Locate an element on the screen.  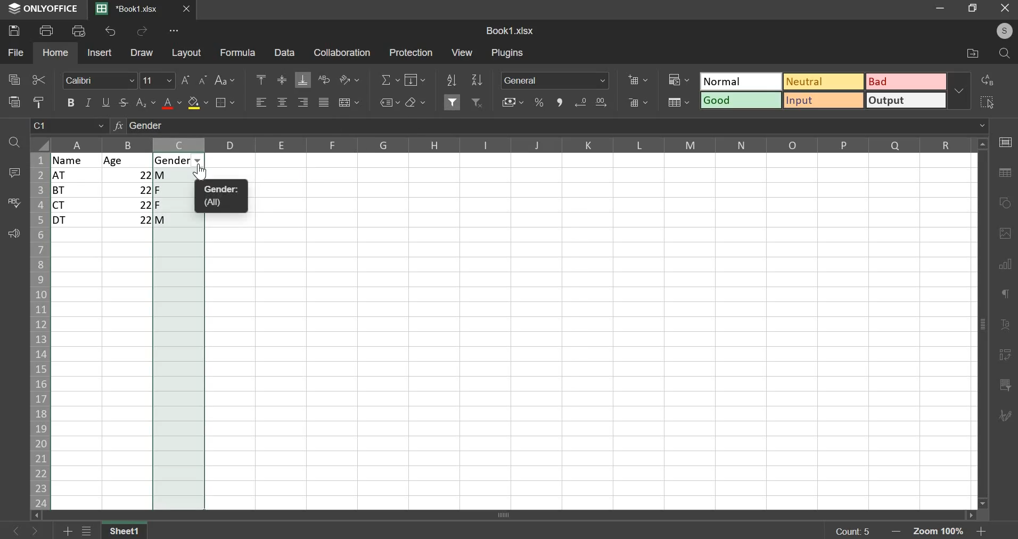
fill is located at coordinates (414, 80).